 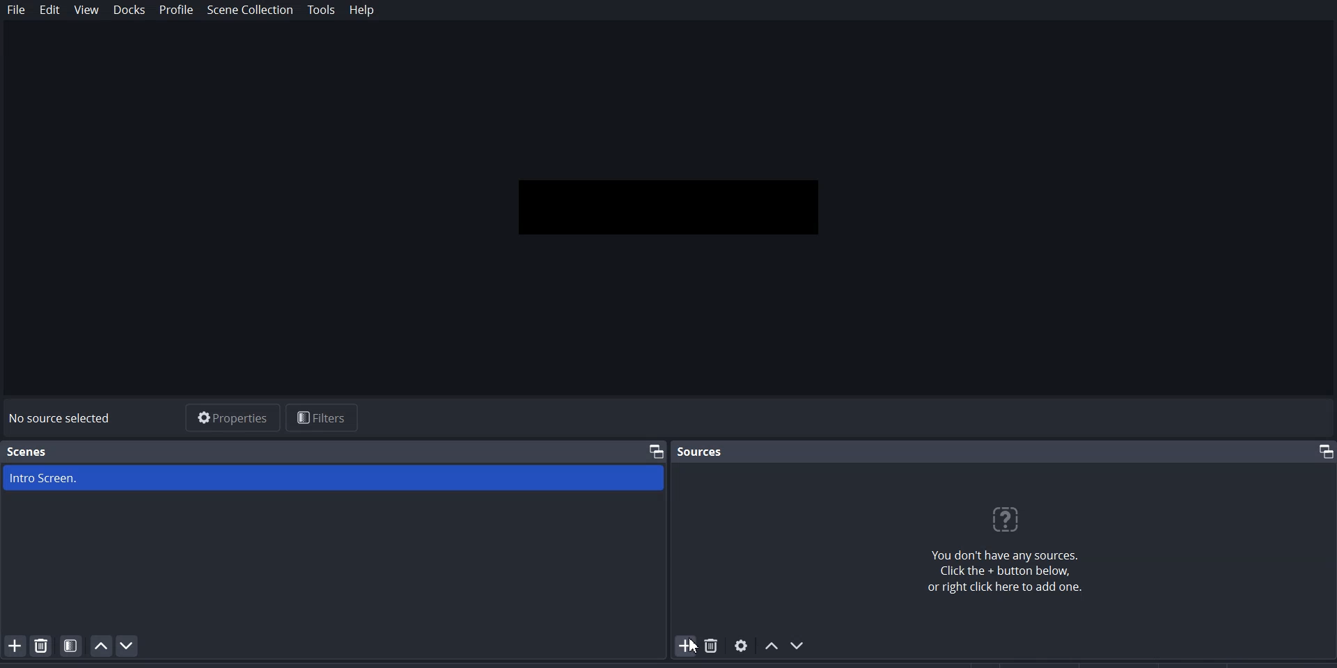 What do you see at coordinates (250, 10) in the screenshot?
I see `Scene collection` at bounding box center [250, 10].